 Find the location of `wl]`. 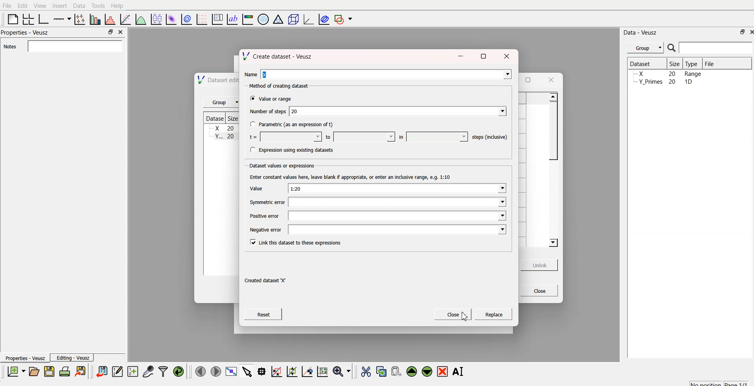

wl] is located at coordinates (430, 137).